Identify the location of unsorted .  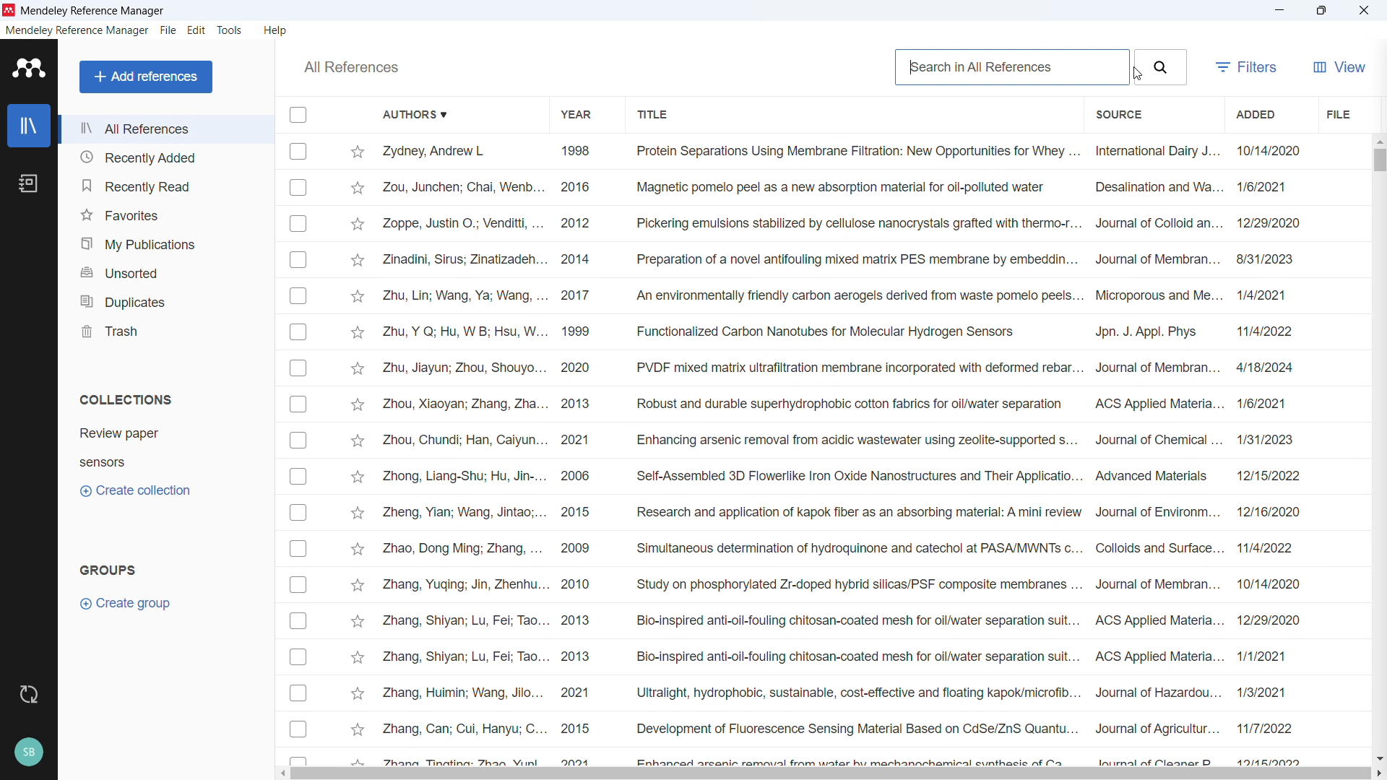
(164, 271).